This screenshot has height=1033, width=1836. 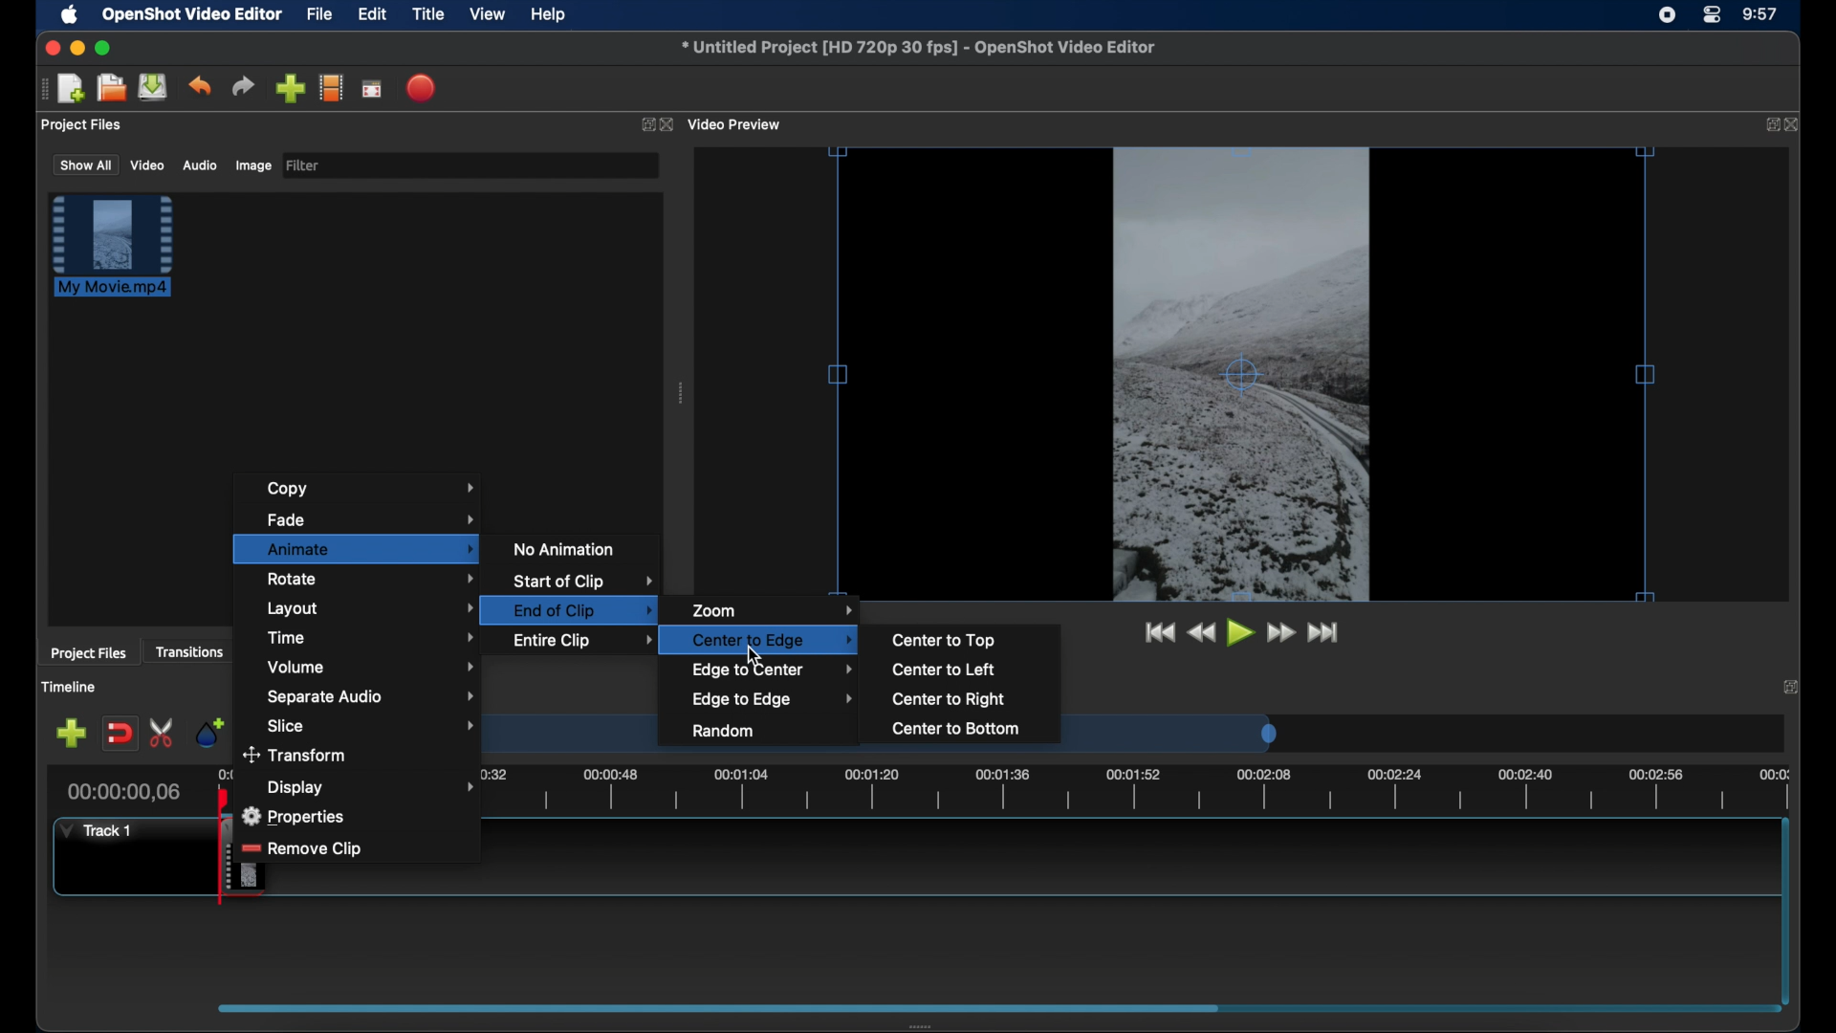 I want to click on undo, so click(x=199, y=86).